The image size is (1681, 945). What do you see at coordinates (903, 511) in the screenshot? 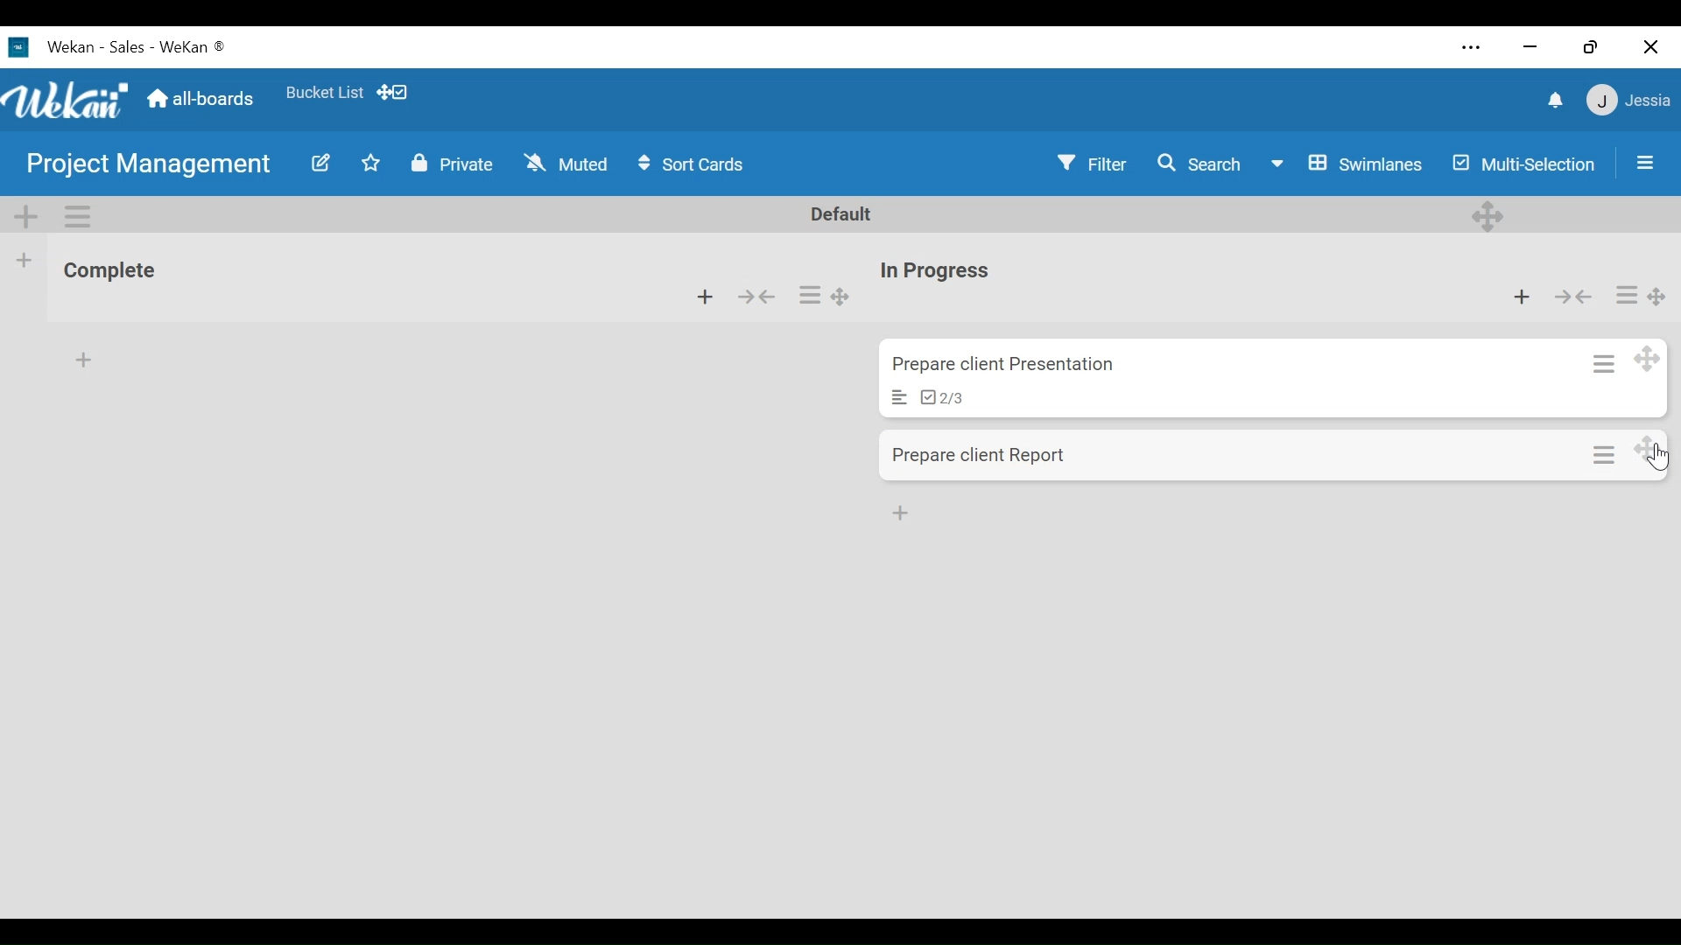
I see `Add card to the bottom of the list` at bounding box center [903, 511].